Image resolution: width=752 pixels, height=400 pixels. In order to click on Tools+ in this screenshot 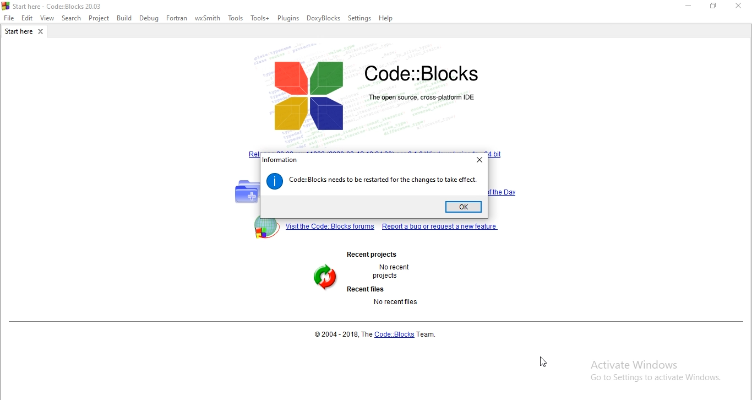, I will do `click(260, 19)`.